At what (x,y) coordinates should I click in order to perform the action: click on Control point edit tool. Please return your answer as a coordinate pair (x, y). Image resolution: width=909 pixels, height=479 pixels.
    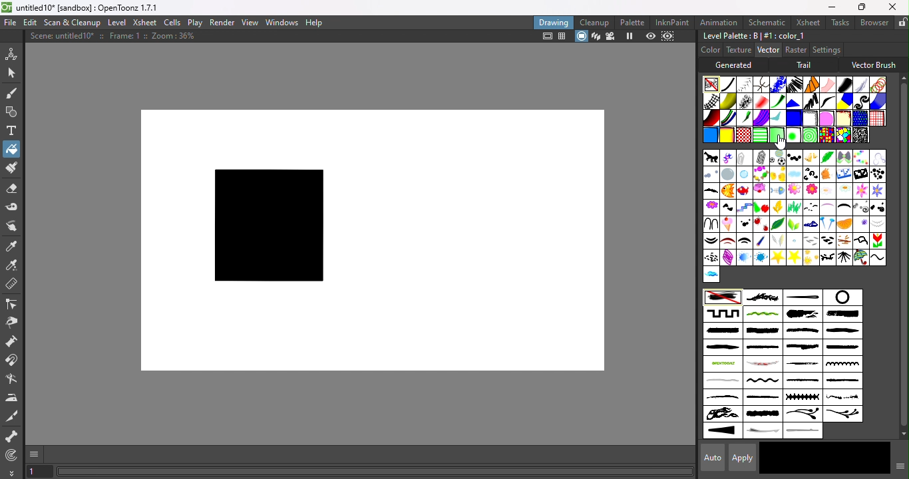
    Looking at the image, I should click on (13, 303).